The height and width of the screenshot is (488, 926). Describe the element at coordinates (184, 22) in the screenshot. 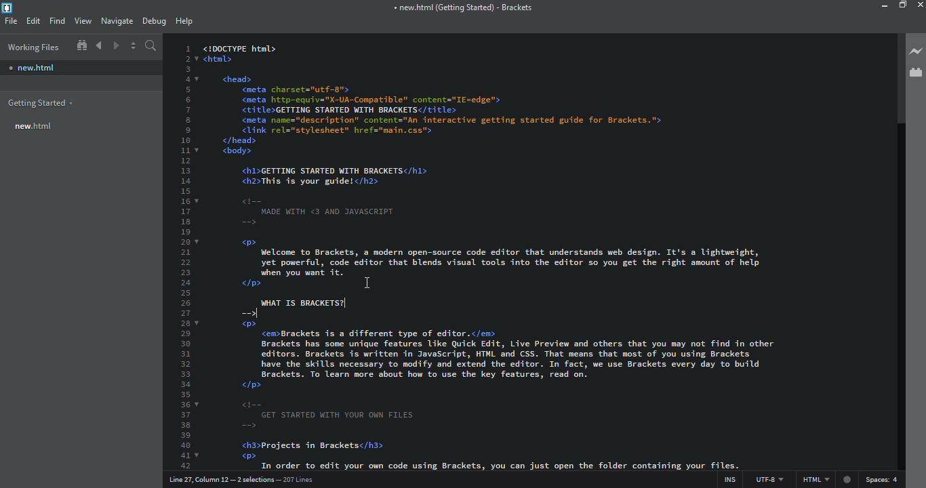

I see `help` at that location.